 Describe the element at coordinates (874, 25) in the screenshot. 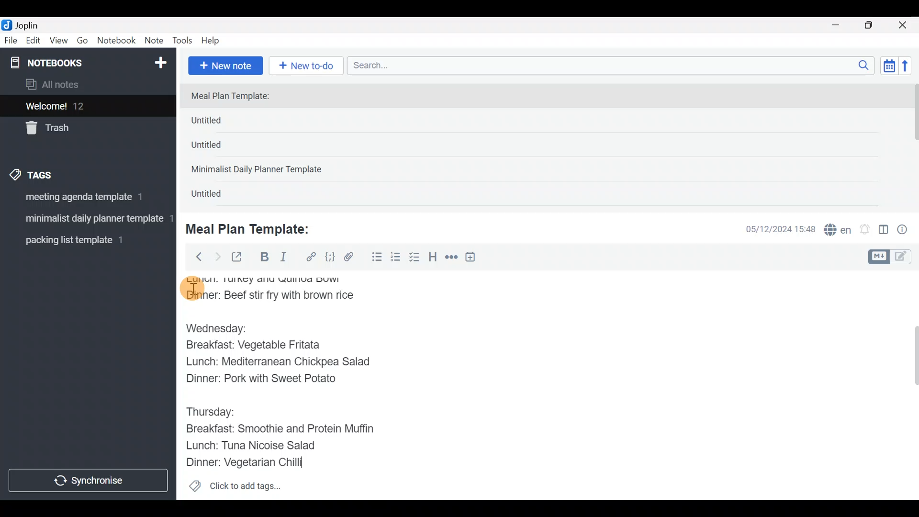

I see `Maximize` at that location.